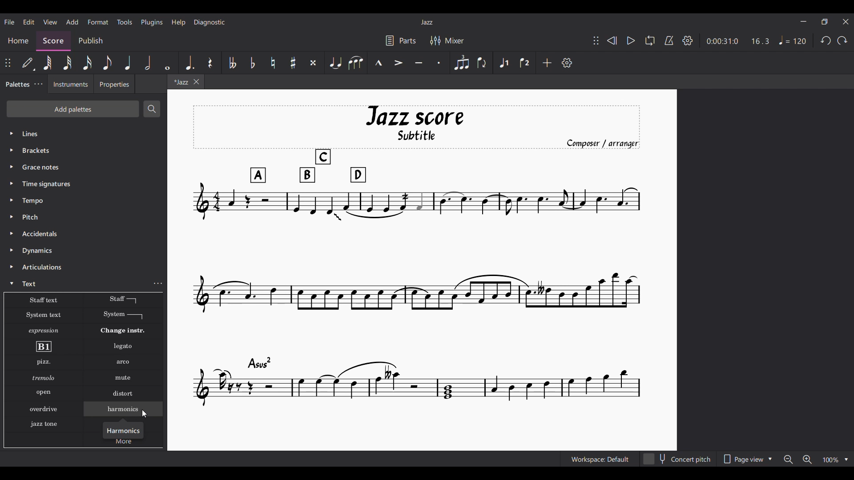 The height and width of the screenshot is (480, 854). Describe the element at coordinates (525, 62) in the screenshot. I see `Voice 2` at that location.